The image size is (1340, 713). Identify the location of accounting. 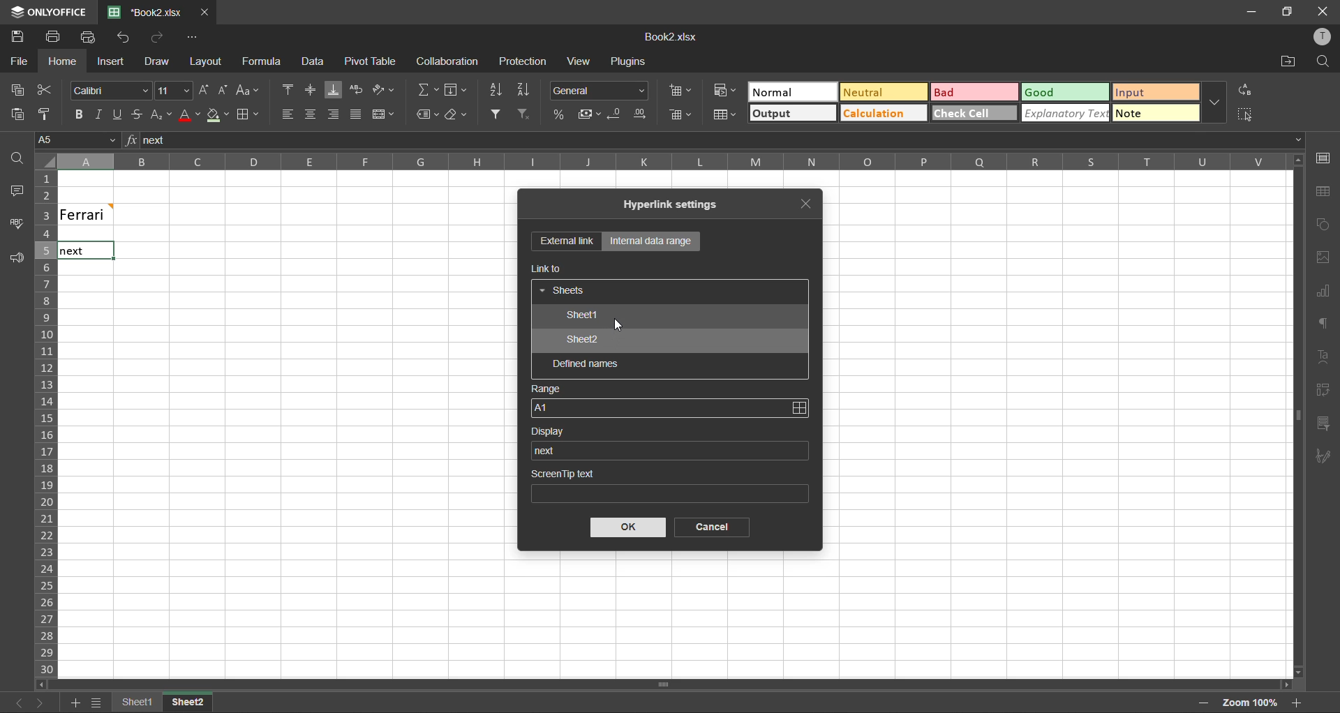
(590, 114).